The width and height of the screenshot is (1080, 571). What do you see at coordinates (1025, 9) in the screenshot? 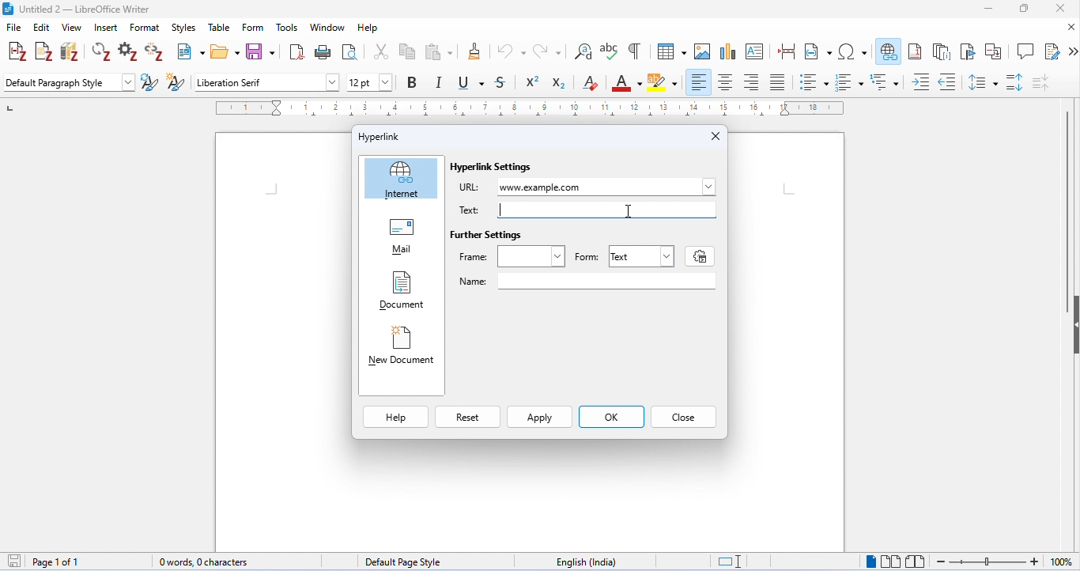
I see `maximize` at bounding box center [1025, 9].